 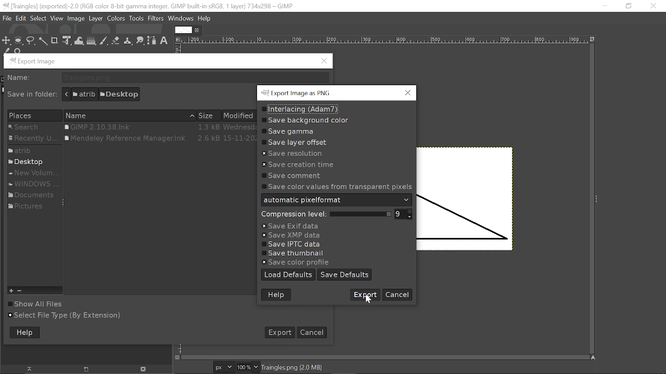 I want to click on Crop tool, so click(x=54, y=41).